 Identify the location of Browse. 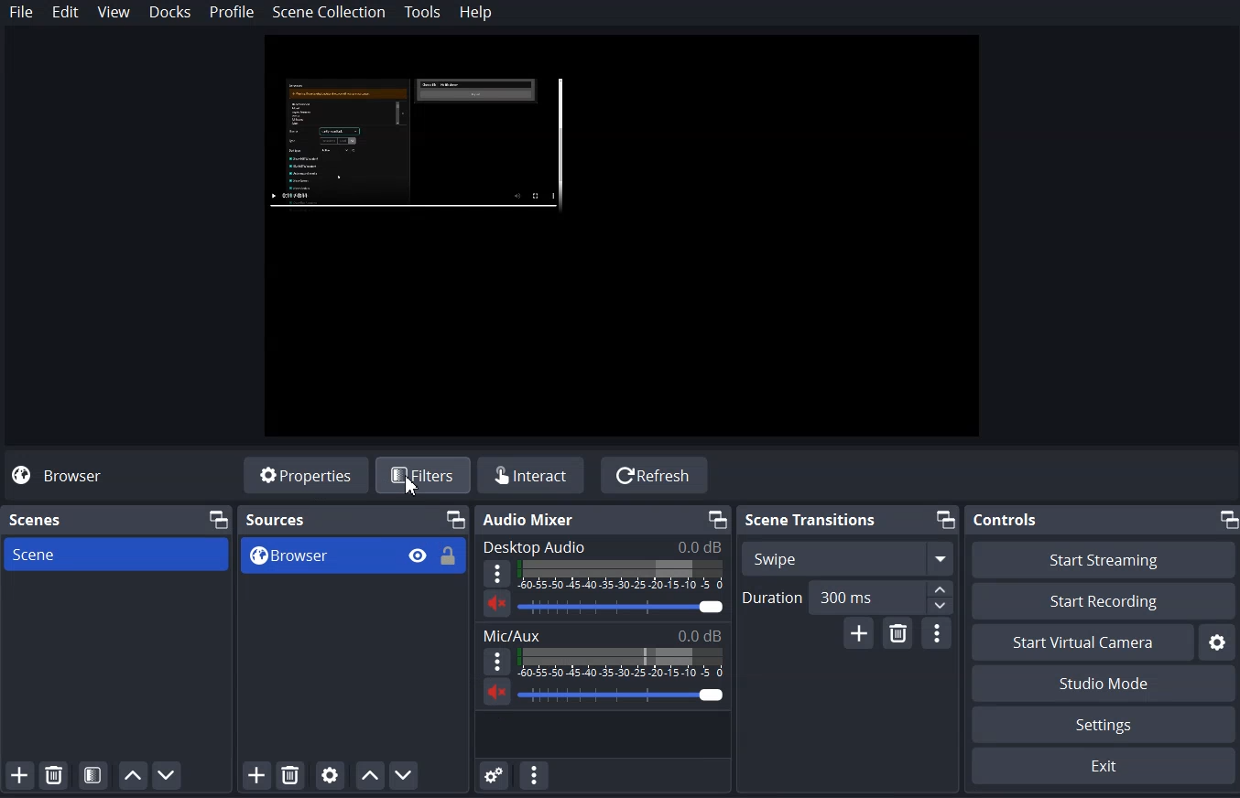
(353, 555).